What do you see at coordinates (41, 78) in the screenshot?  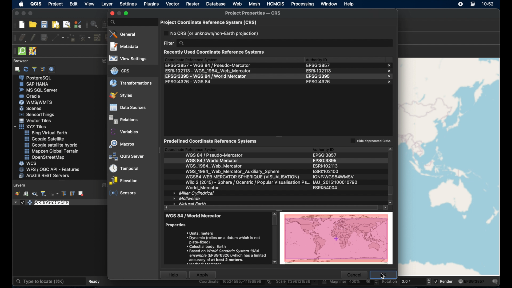 I see `postgre sql` at bounding box center [41, 78].